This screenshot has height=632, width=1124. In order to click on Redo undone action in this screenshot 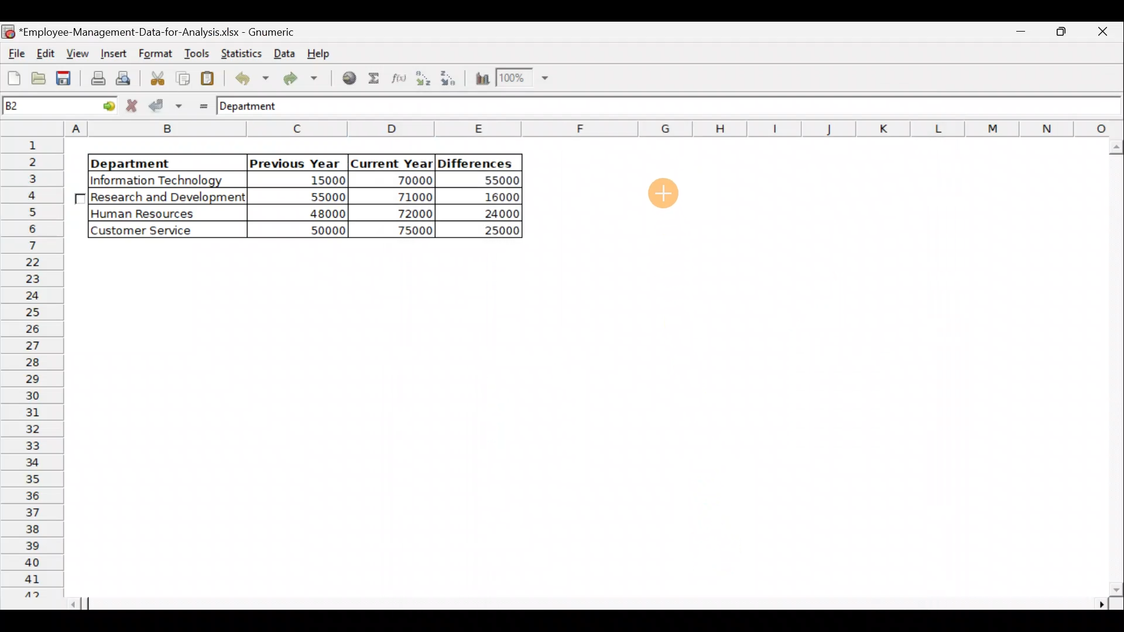, I will do `click(304, 78)`.